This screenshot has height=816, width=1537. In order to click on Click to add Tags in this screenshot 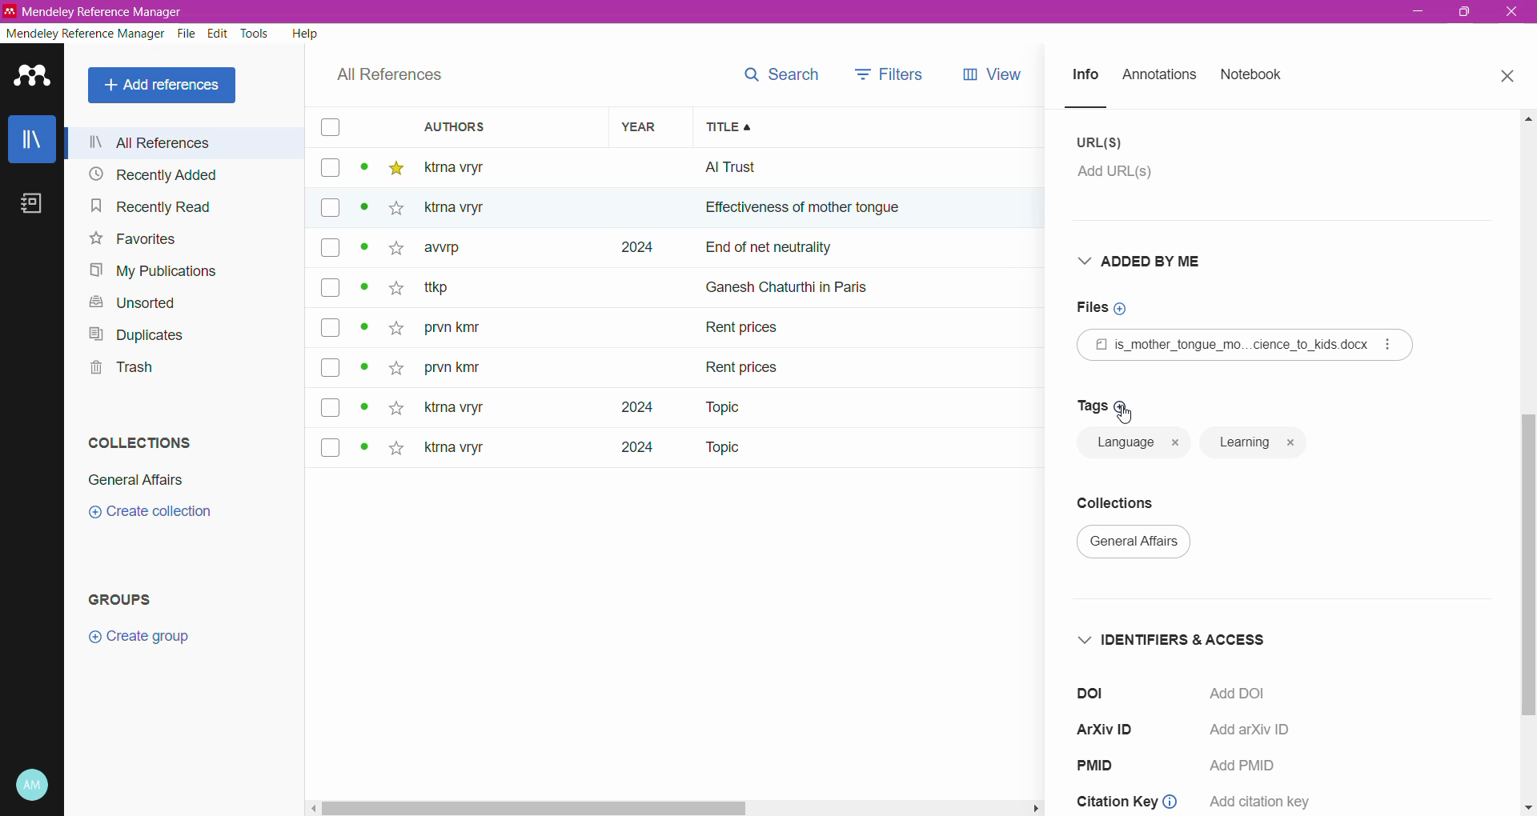, I will do `click(1098, 406)`.